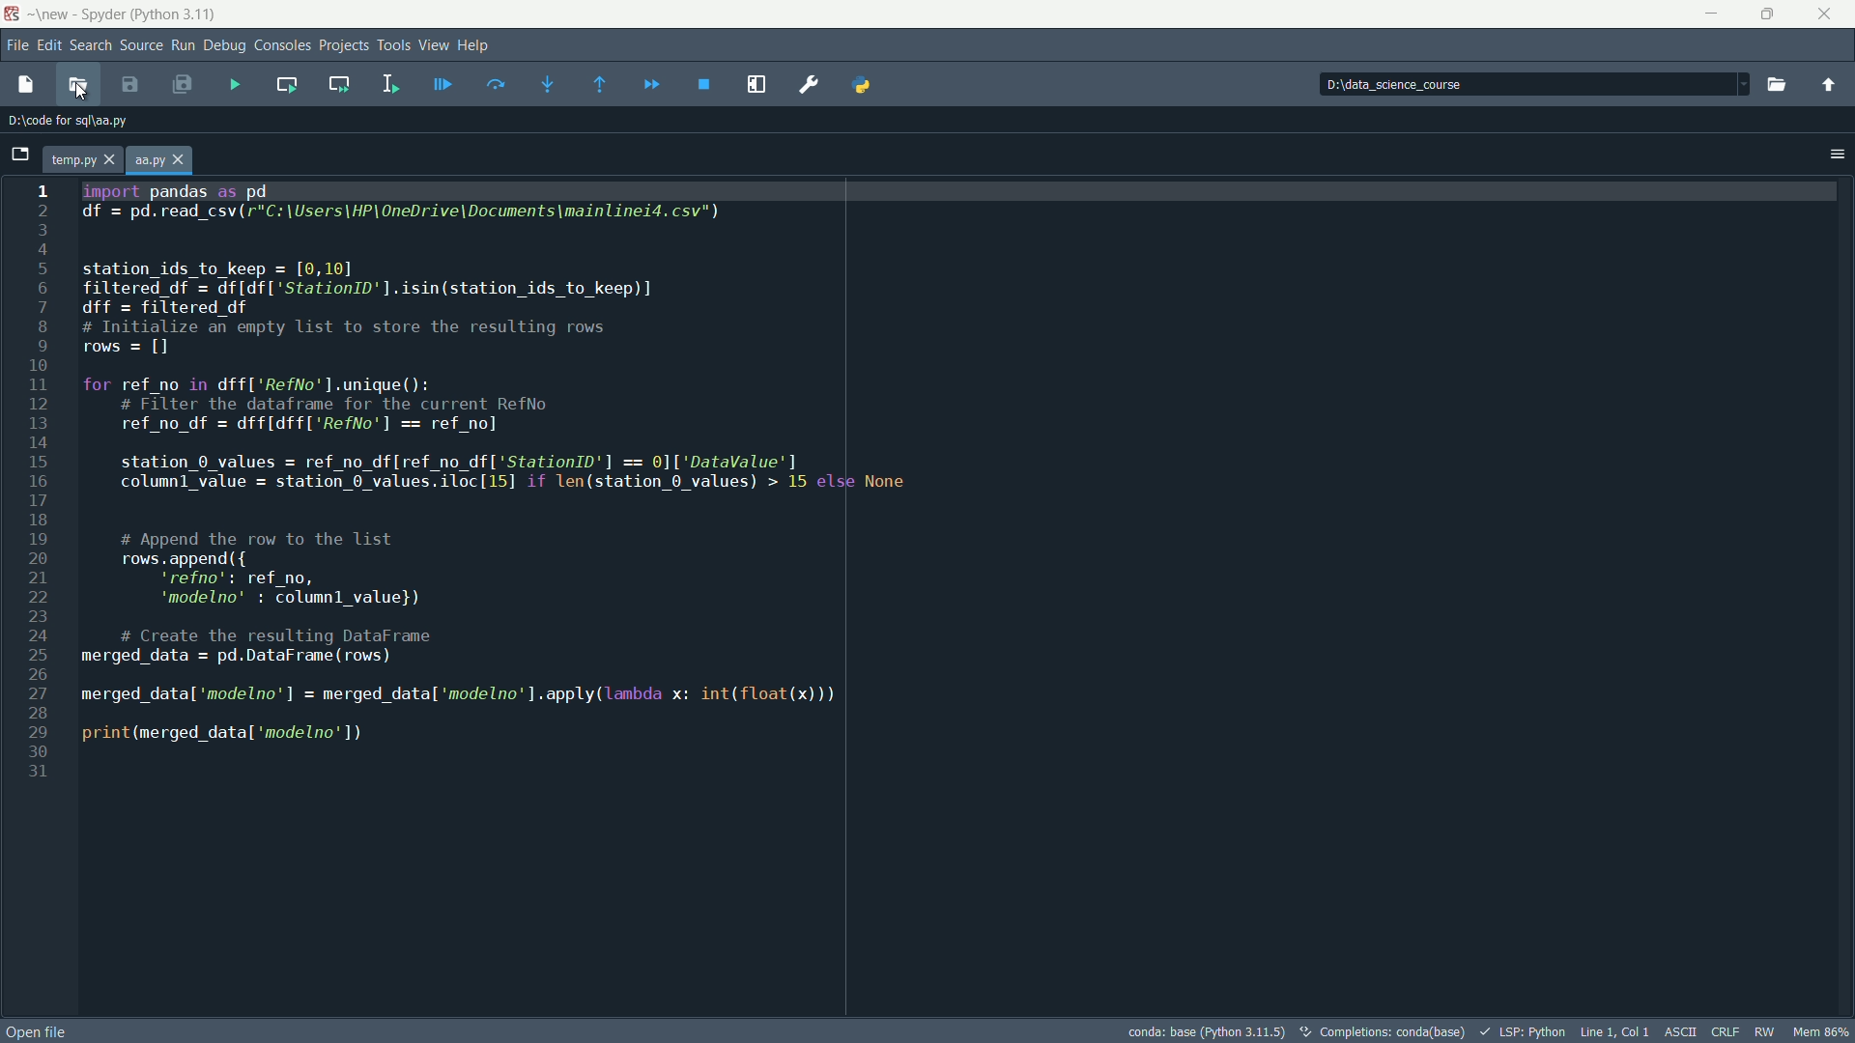 The height and width of the screenshot is (1043, 1855). I want to click on minimize, so click(1712, 14).